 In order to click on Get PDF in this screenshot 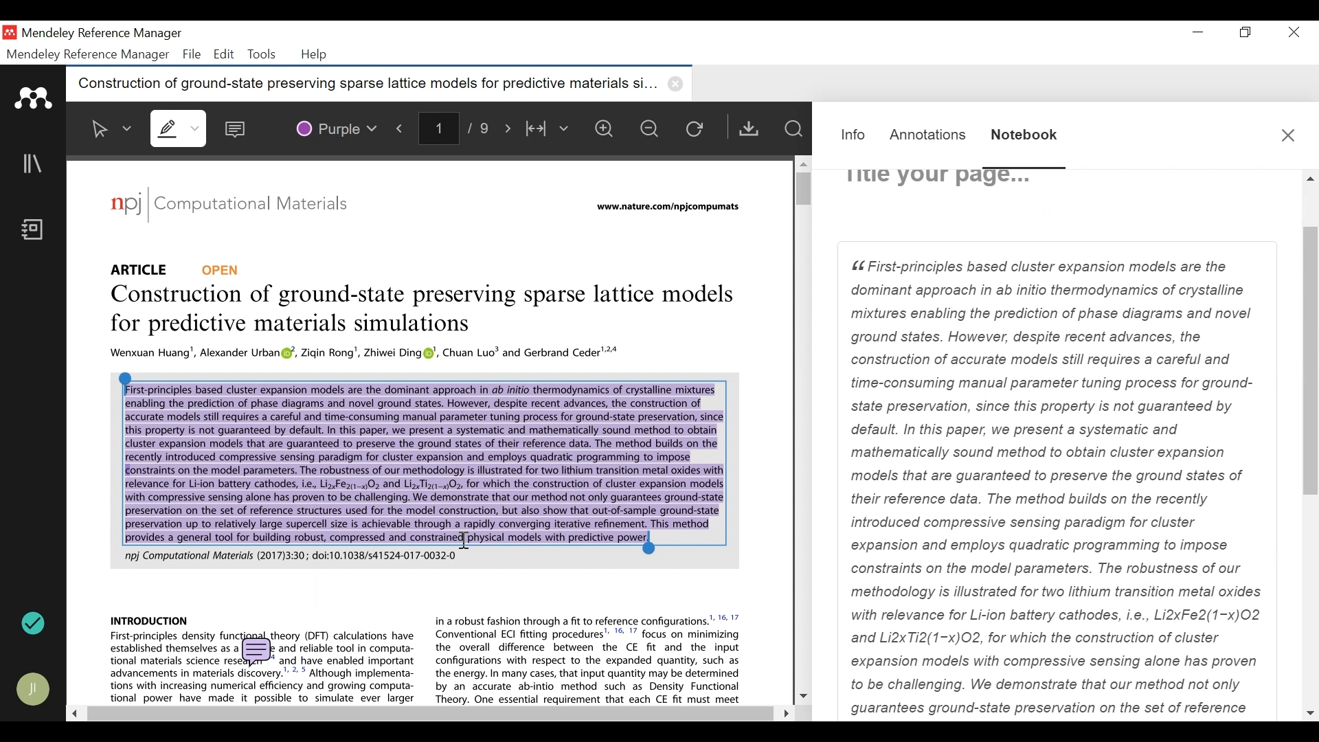, I will do `click(748, 128)`.